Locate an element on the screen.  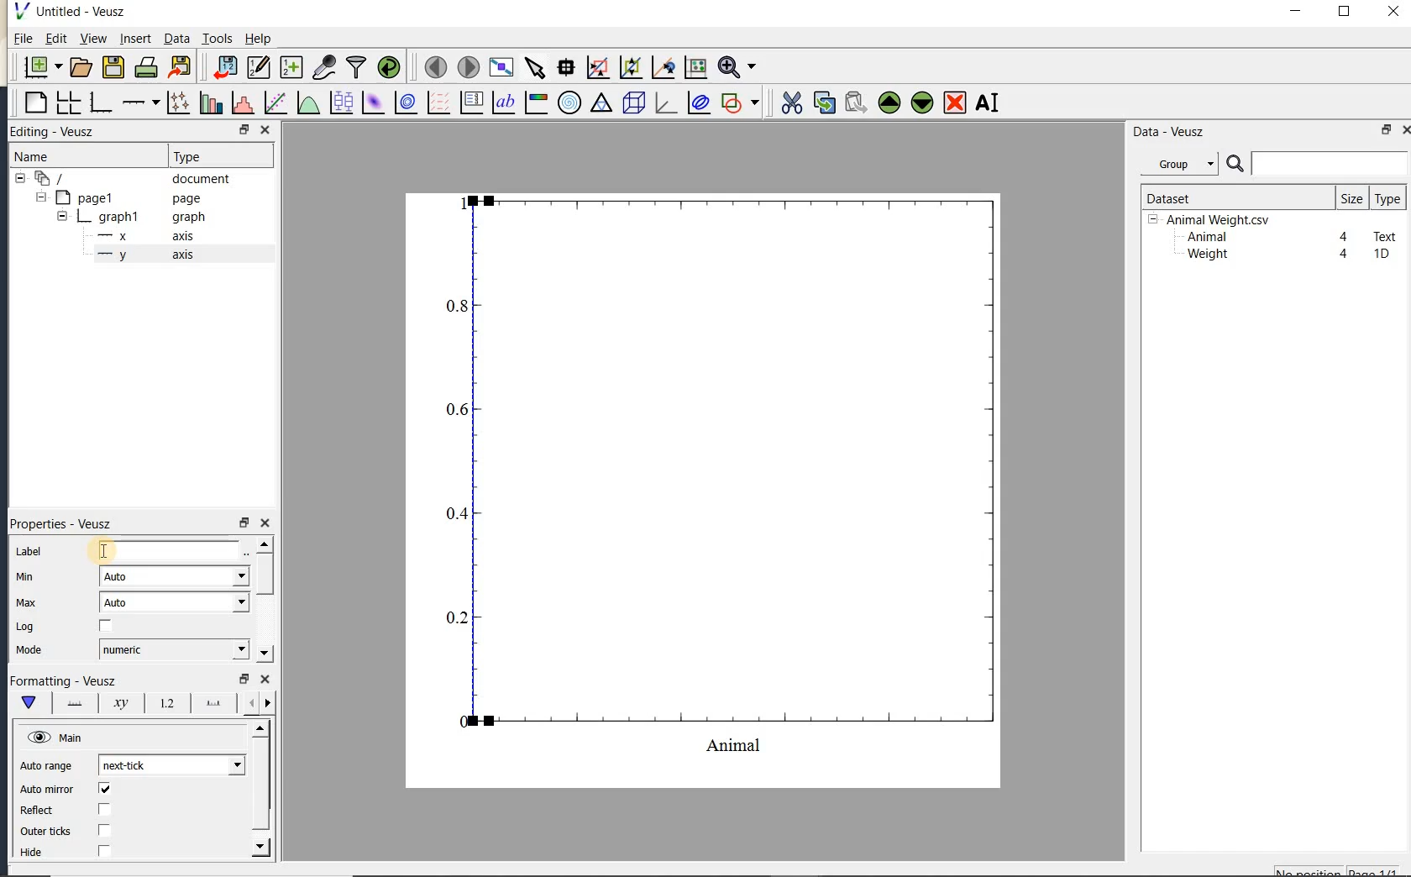
text label is located at coordinates (503, 104).